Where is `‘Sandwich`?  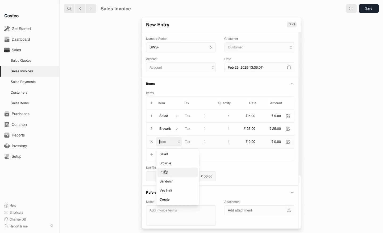 ‘Sandwich is located at coordinates (166, 182).